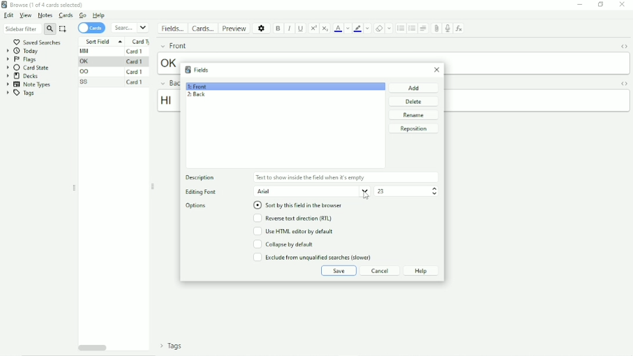  I want to click on Fields, so click(198, 69).